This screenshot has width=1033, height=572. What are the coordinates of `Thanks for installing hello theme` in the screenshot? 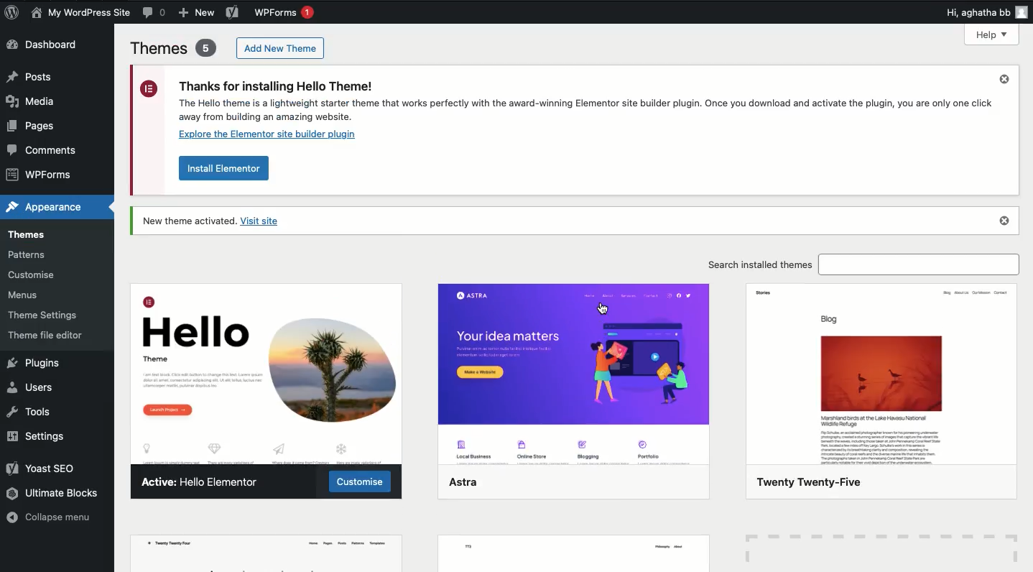 It's located at (562, 109).